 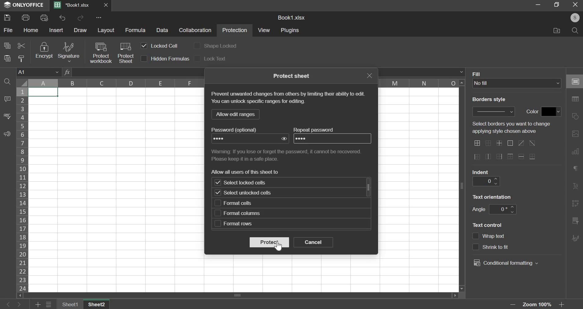 I want to click on indent, so click(x=480, y=172).